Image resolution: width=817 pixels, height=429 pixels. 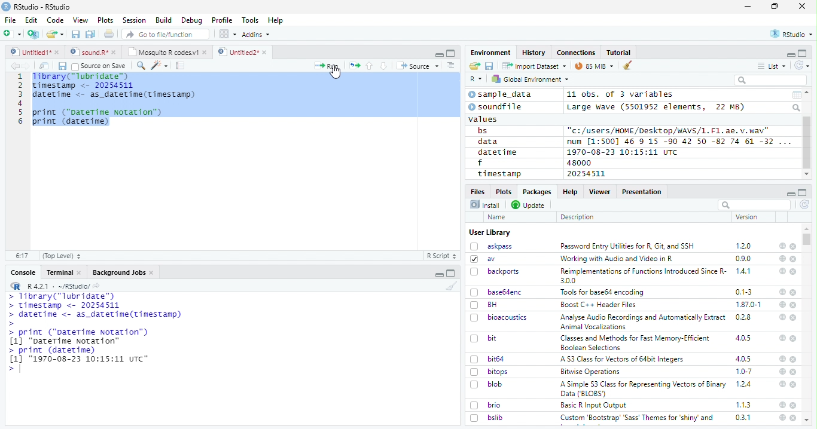 I want to click on 0.1-3, so click(x=746, y=292).